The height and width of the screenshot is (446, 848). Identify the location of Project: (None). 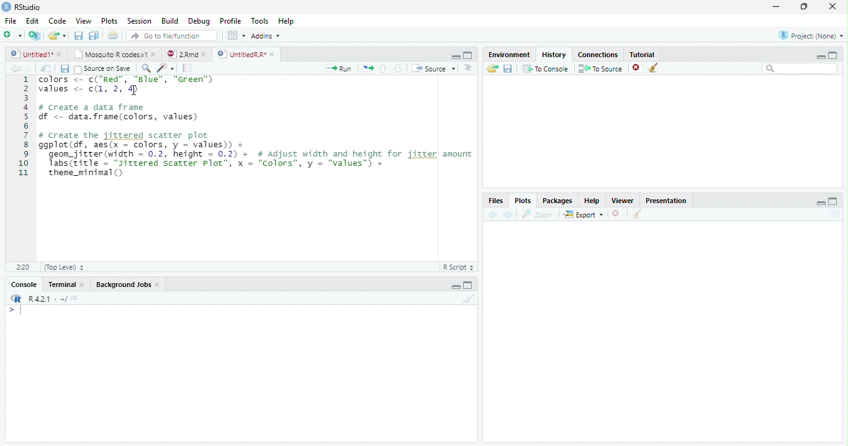
(811, 35).